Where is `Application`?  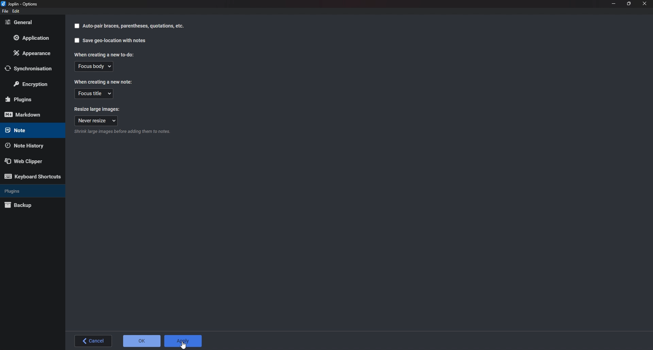
Application is located at coordinates (33, 38).